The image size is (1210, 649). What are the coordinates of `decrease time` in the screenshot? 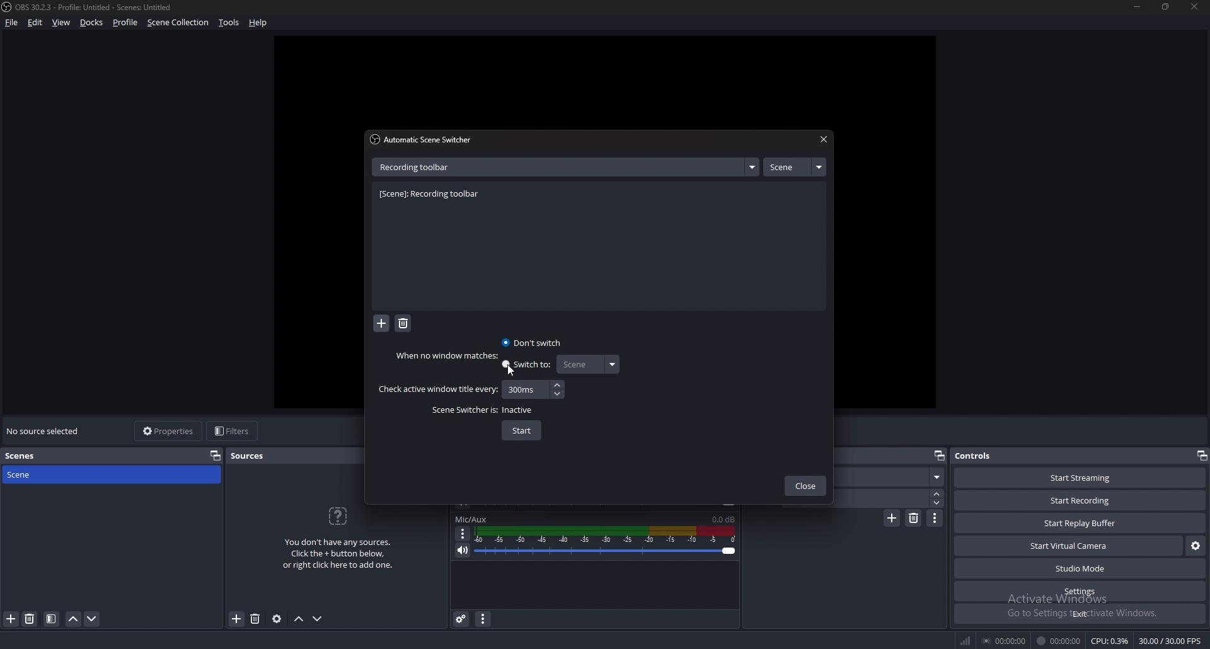 It's located at (559, 393).